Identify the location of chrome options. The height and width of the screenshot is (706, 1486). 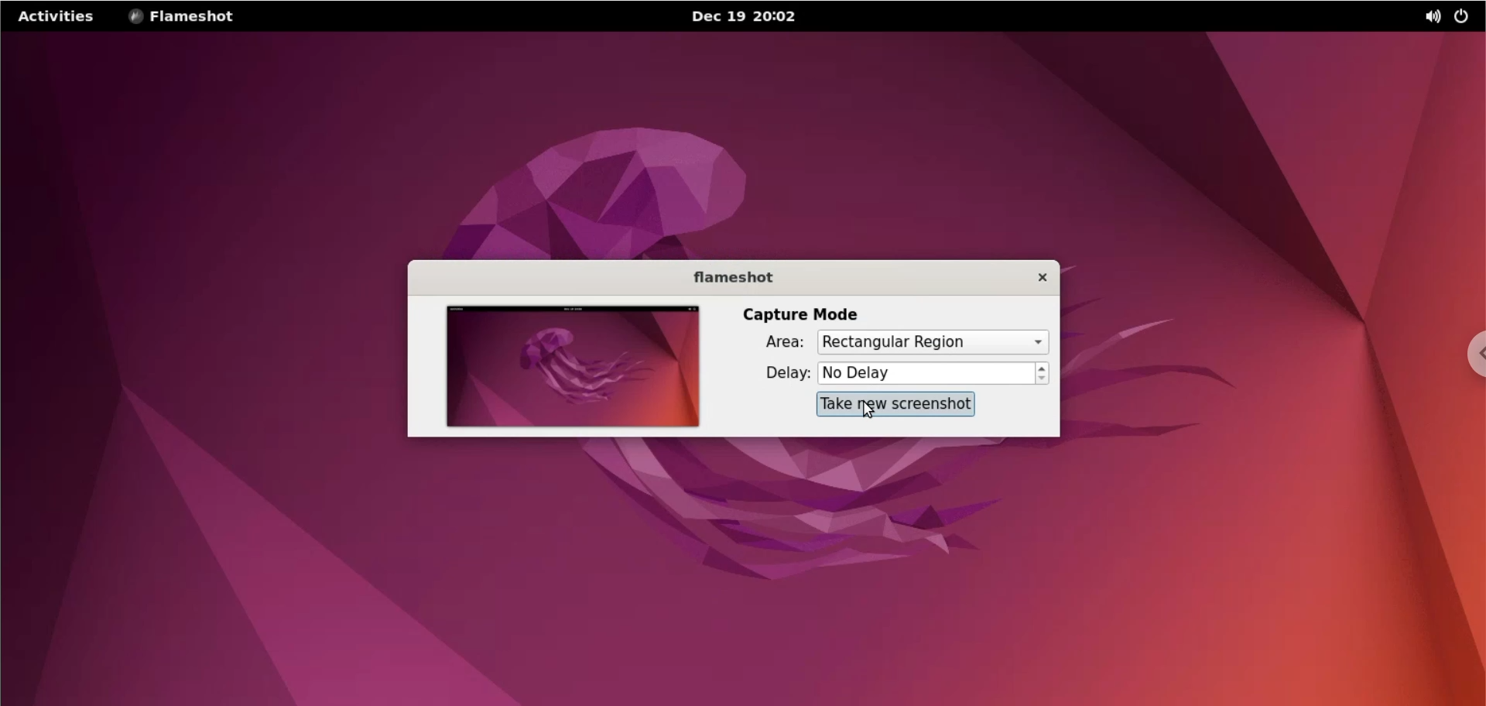
(1471, 357).